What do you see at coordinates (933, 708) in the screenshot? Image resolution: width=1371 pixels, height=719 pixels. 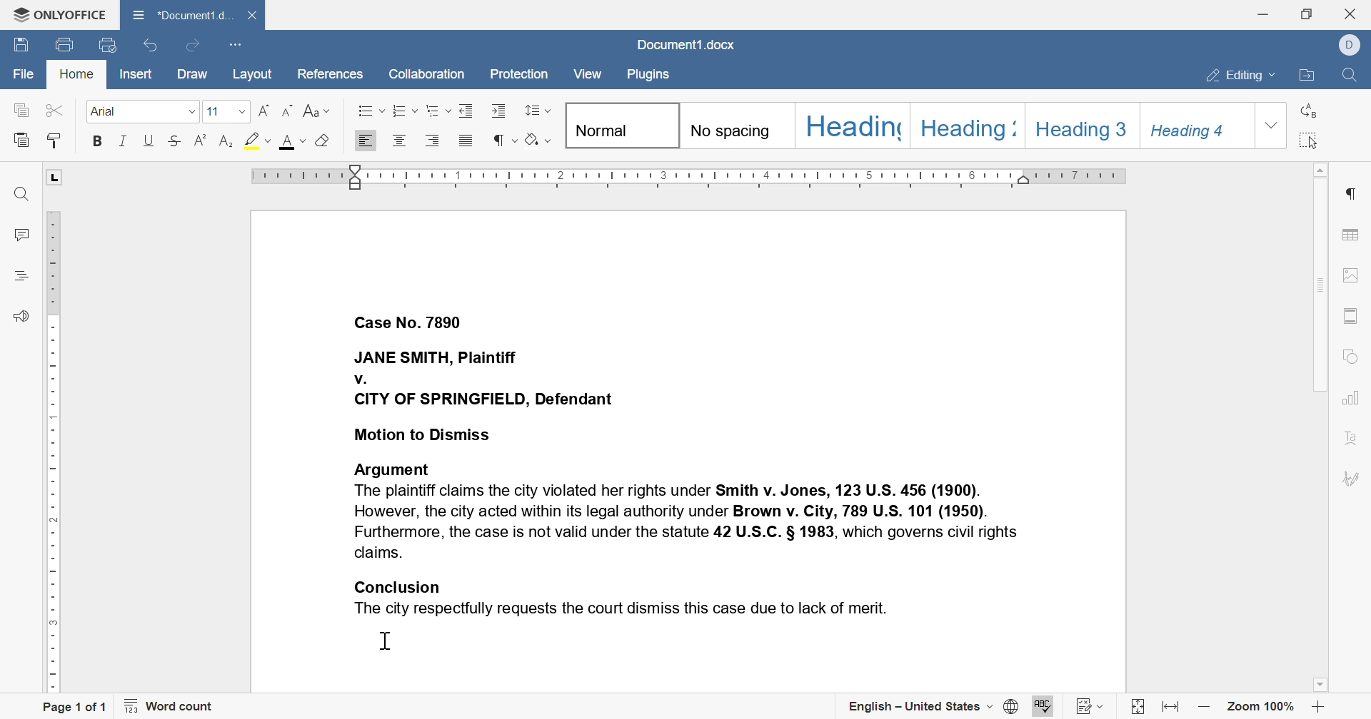 I see `english - united states` at bounding box center [933, 708].